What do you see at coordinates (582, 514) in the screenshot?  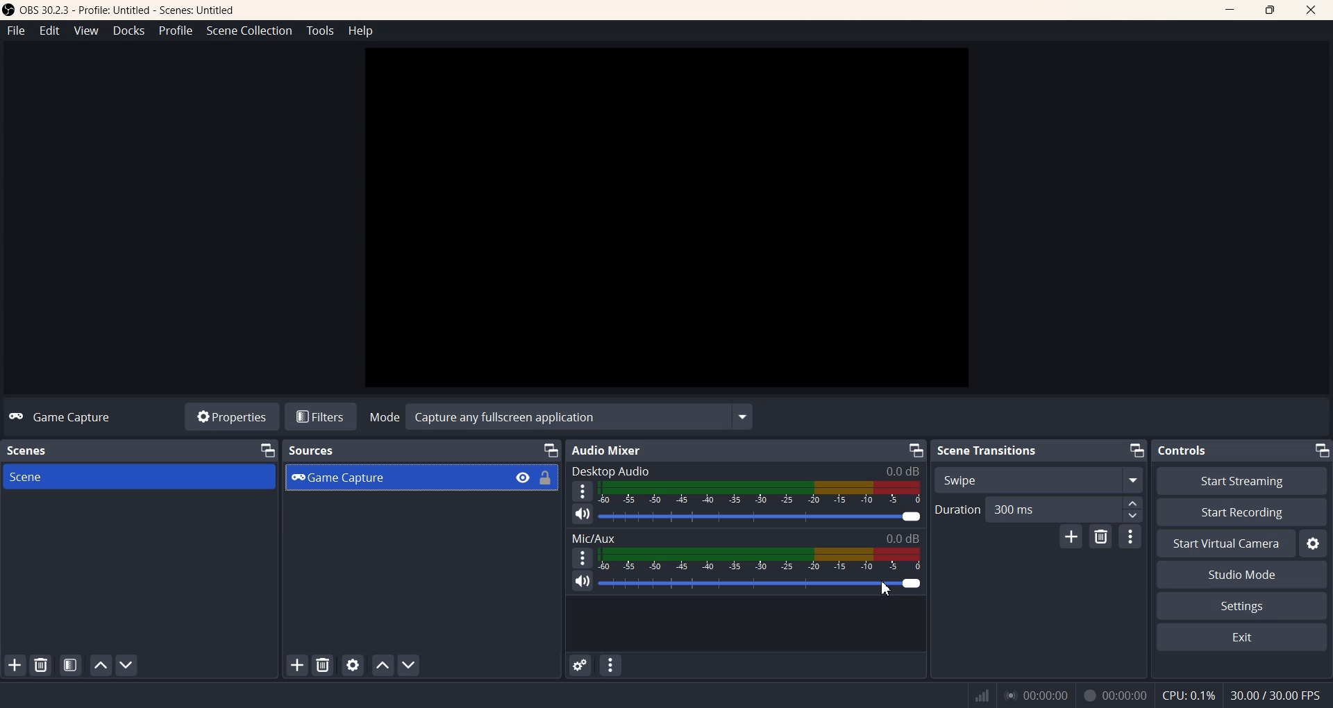 I see `Mute/ Unmute` at bounding box center [582, 514].